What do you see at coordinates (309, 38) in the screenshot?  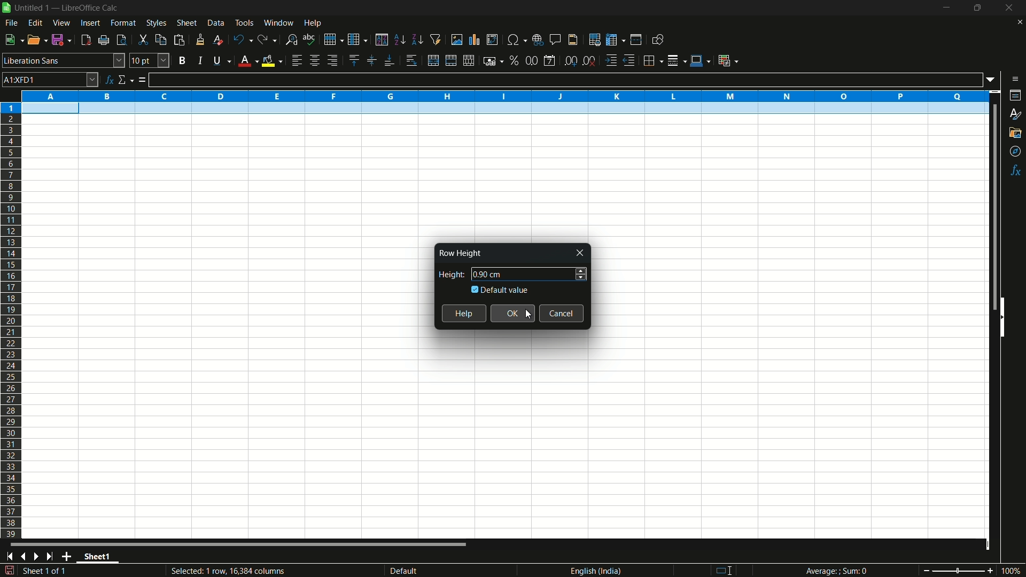 I see `spelling` at bounding box center [309, 38].